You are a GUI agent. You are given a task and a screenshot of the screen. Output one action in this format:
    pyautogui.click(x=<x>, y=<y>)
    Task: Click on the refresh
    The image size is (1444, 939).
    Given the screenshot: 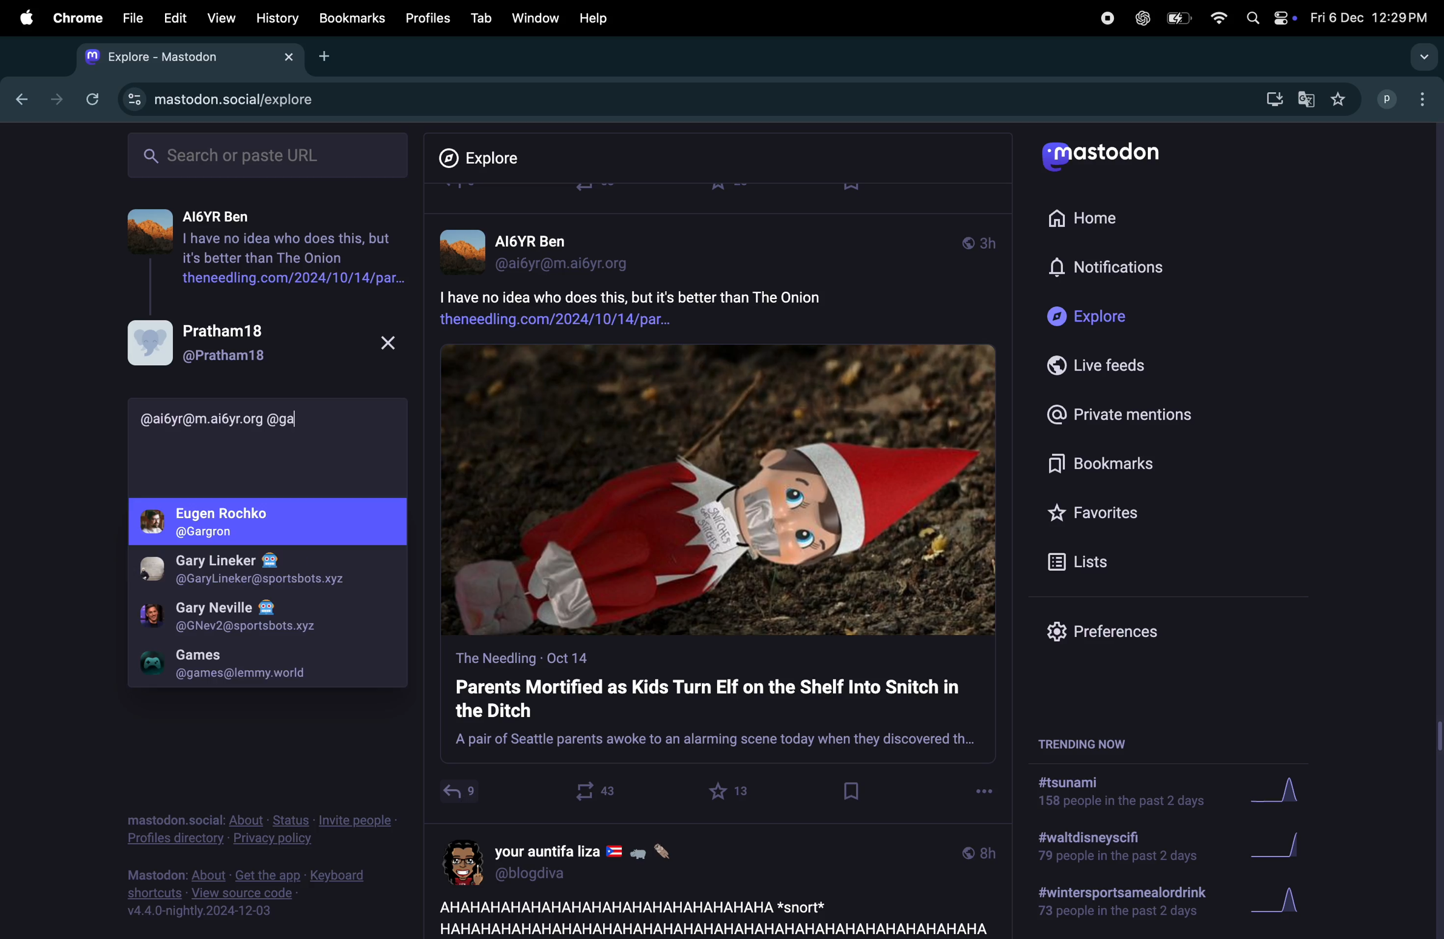 What is the action you would take?
    pyautogui.click(x=90, y=99)
    